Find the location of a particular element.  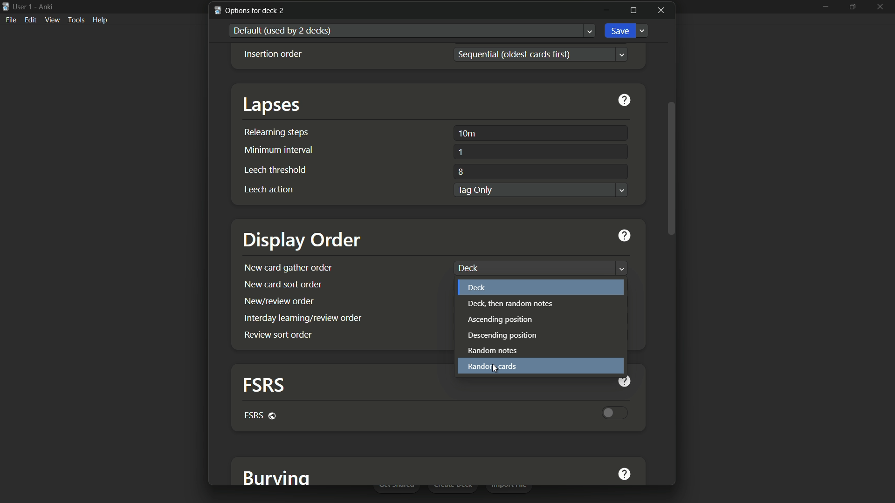

descending position is located at coordinates (504, 336).